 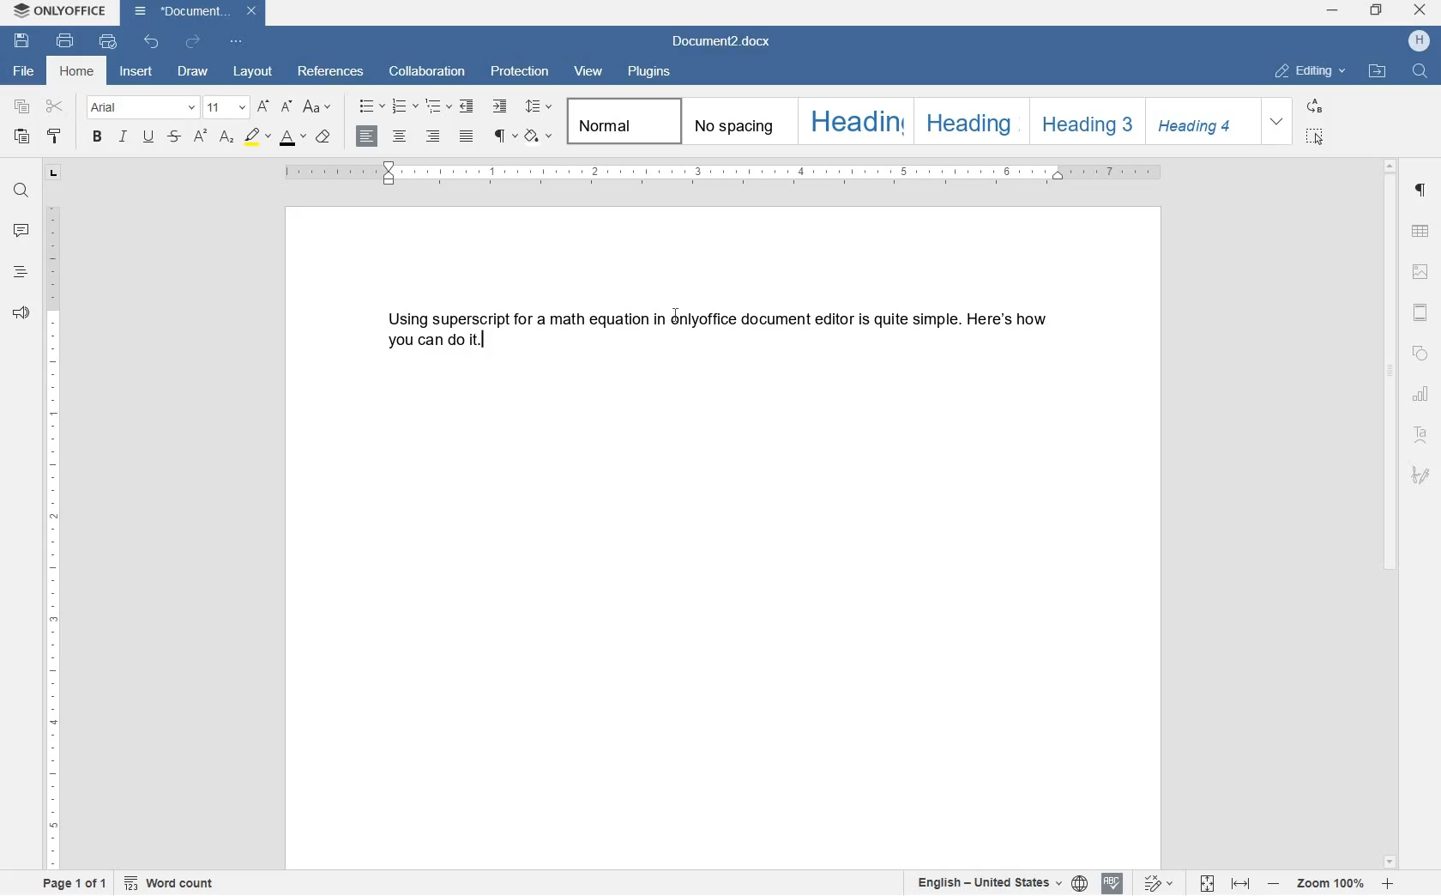 I want to click on align left, so click(x=368, y=137).